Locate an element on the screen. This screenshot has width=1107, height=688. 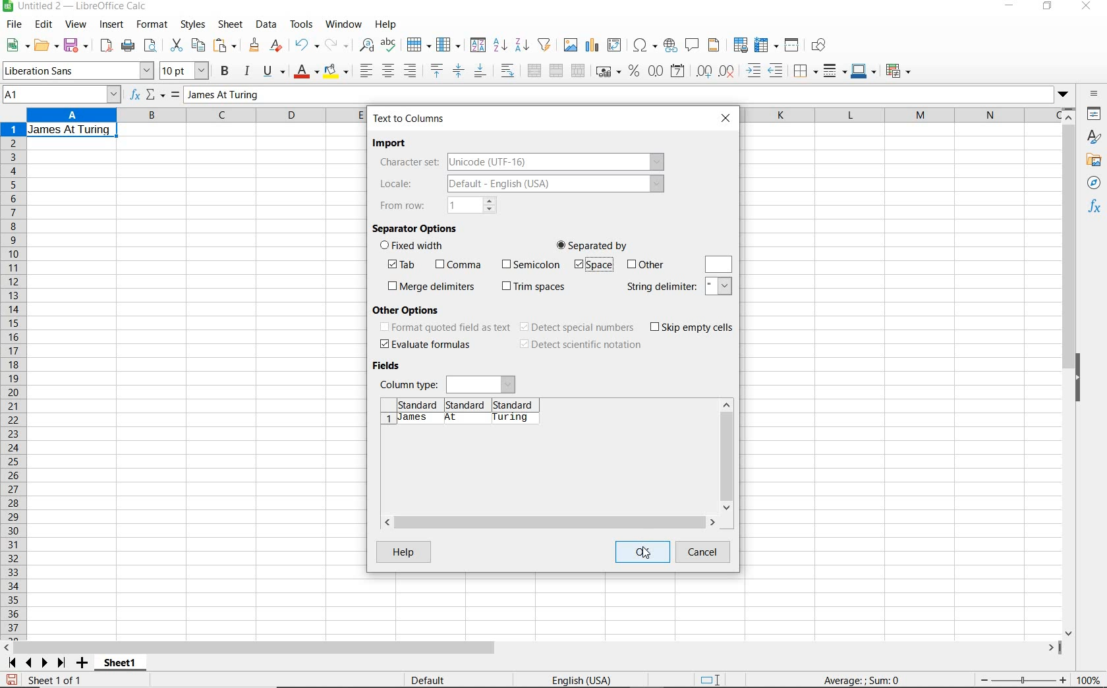
save is located at coordinates (11, 678).